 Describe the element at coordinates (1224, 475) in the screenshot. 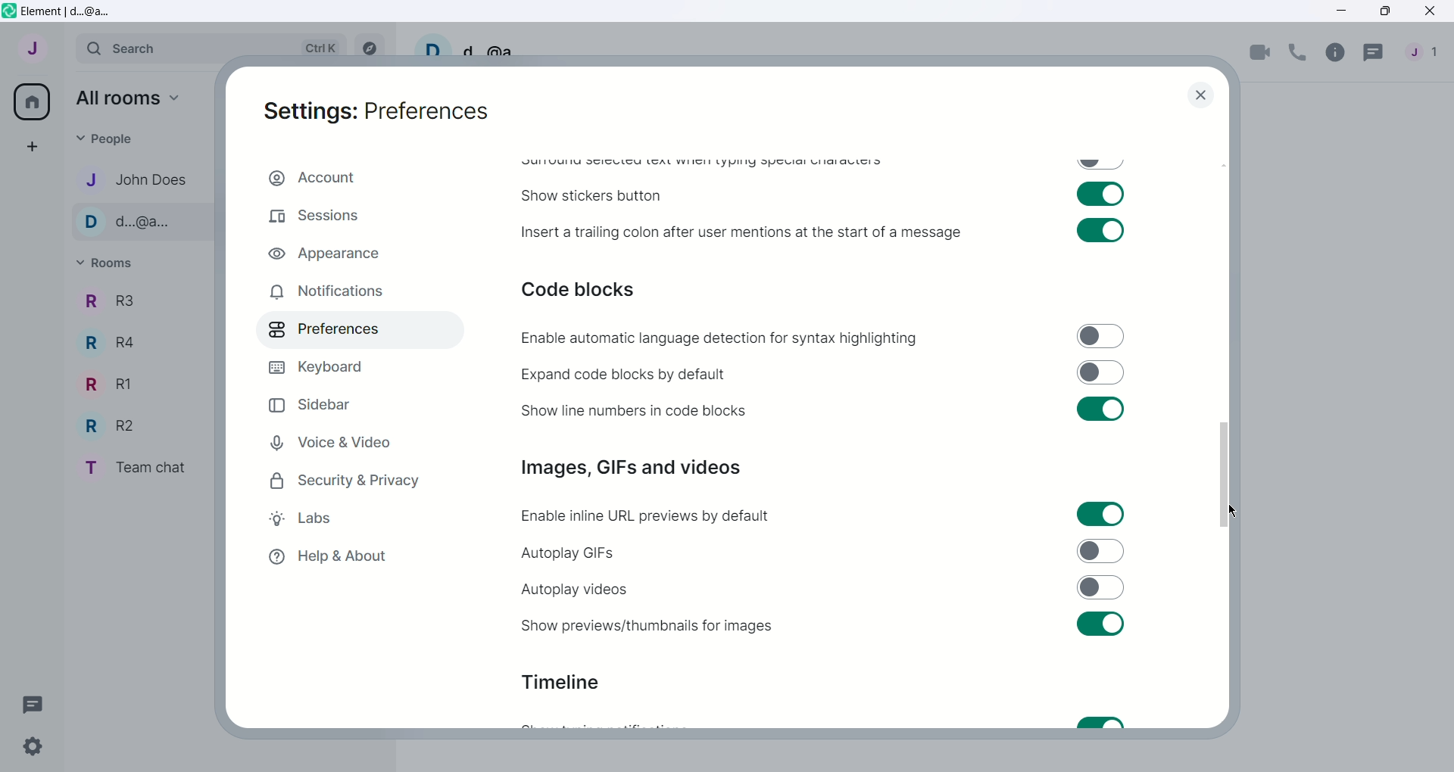

I see `Vertical slide bar` at that location.